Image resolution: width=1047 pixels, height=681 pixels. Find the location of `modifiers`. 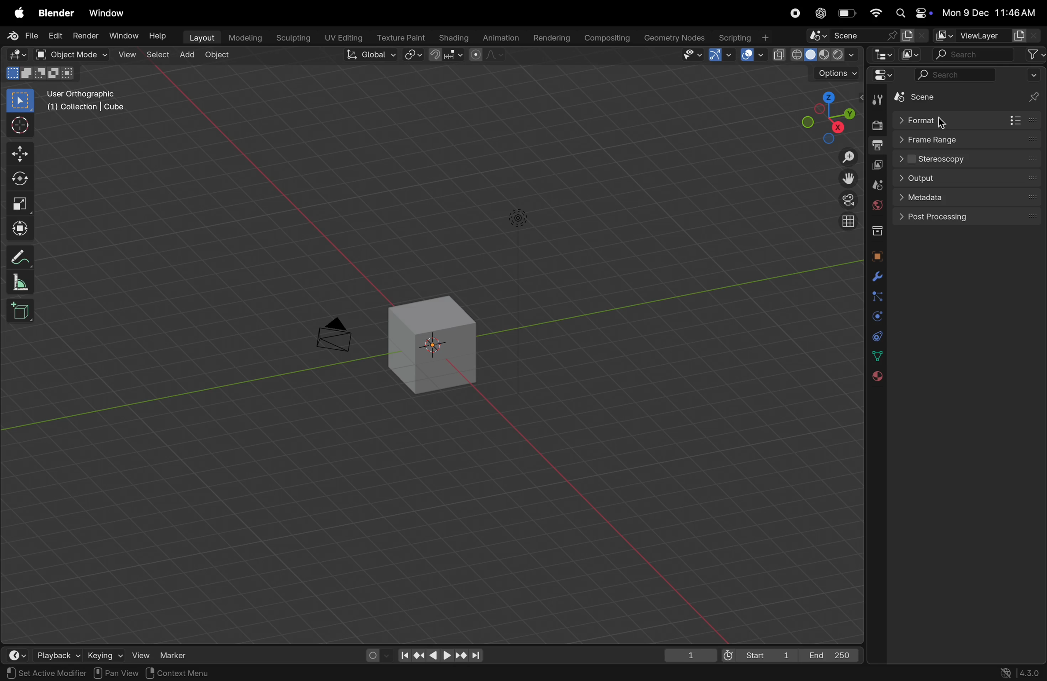

modifiers is located at coordinates (876, 276).